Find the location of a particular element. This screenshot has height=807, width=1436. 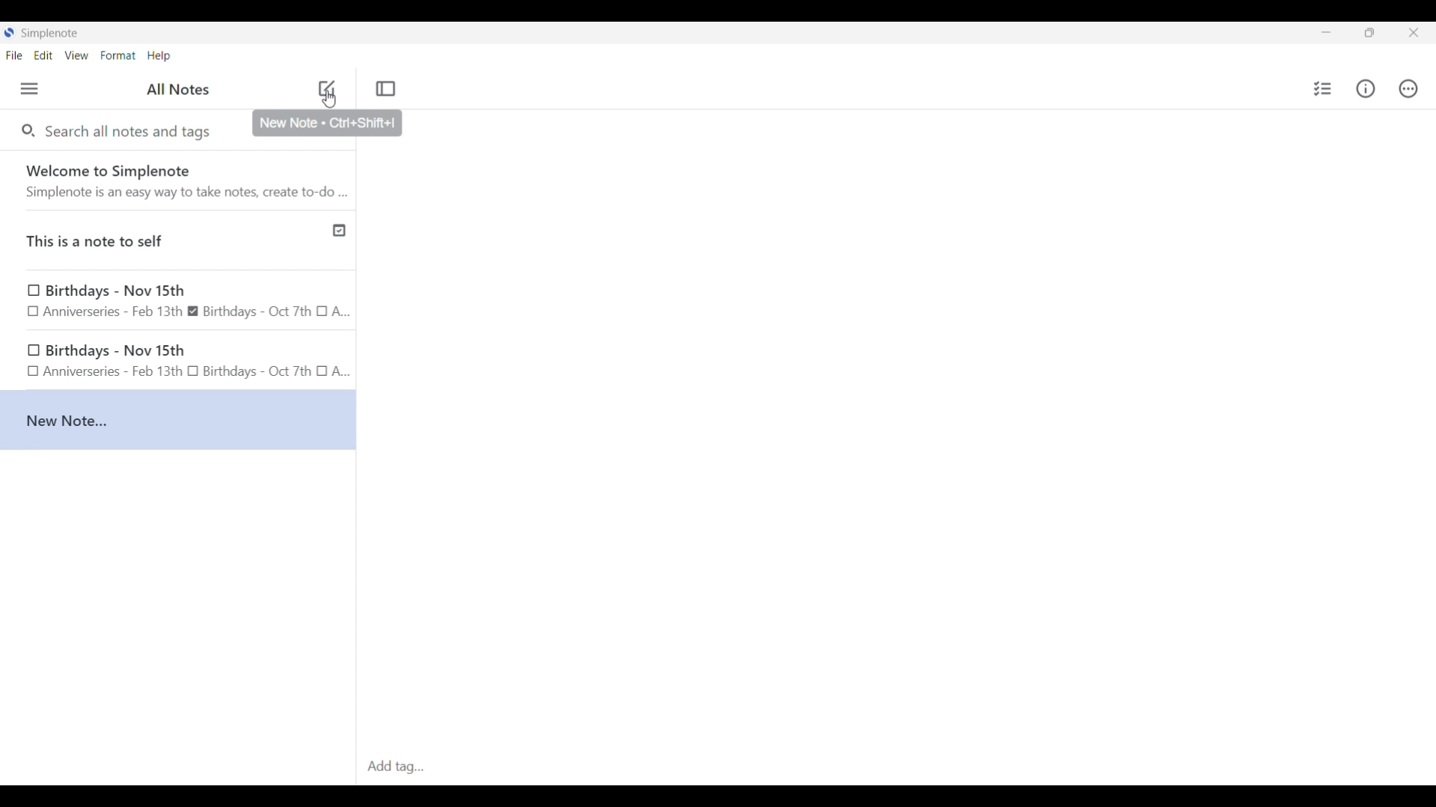

Click to type in tags is located at coordinates (896, 767).